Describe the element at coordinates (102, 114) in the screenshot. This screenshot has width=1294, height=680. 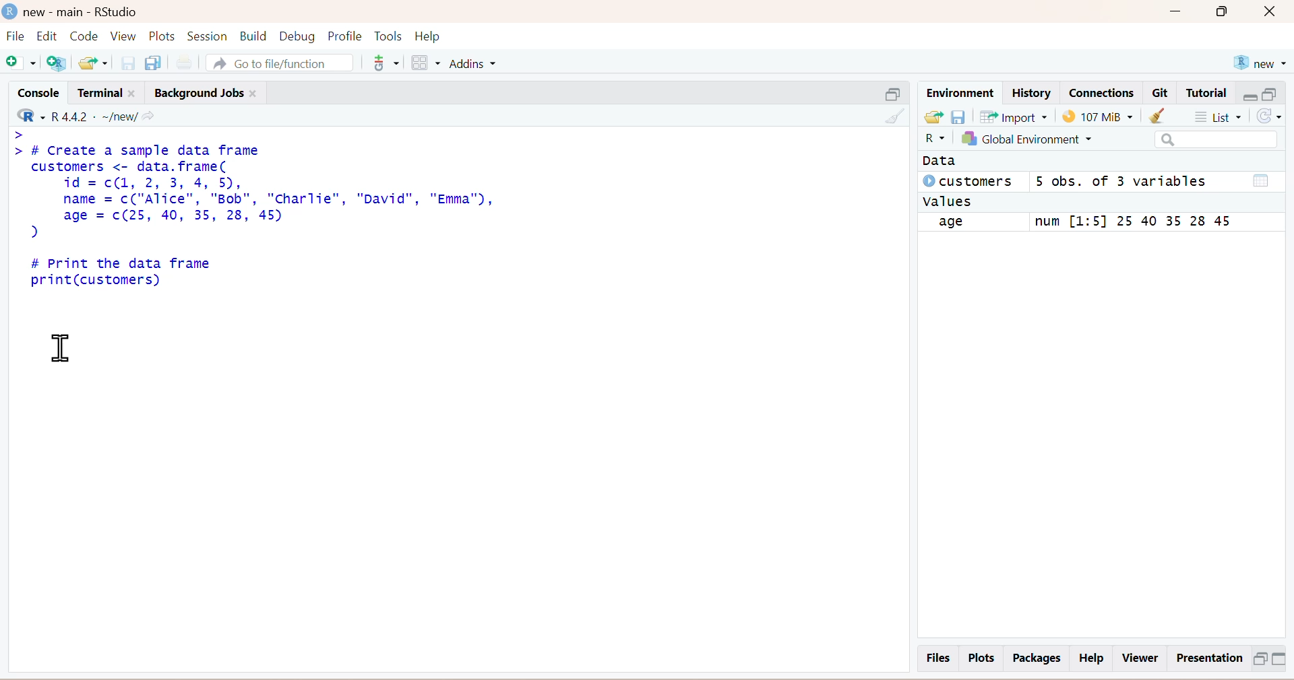
I see `- R442 - ~/new/` at that location.